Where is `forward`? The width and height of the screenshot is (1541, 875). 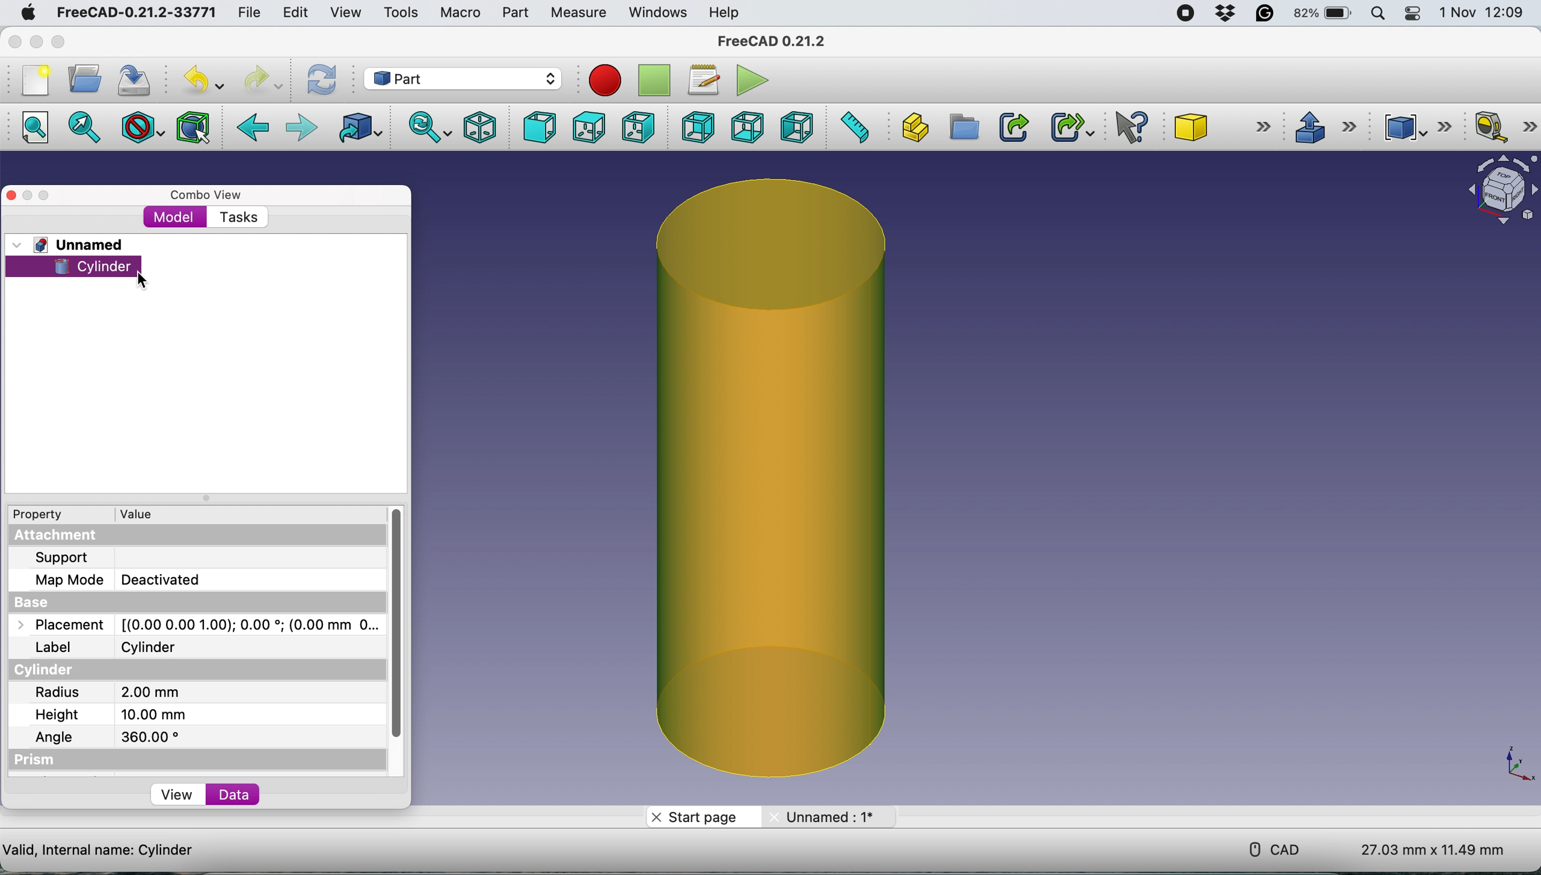
forward is located at coordinates (299, 126).